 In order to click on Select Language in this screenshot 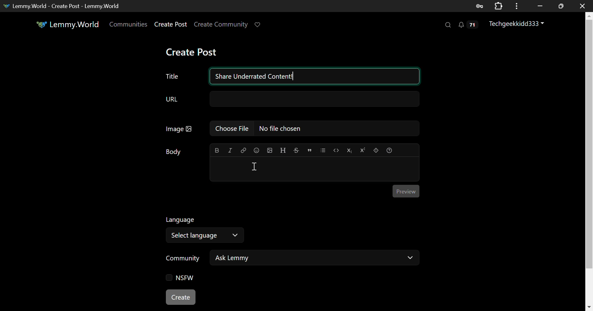, I will do `click(207, 228)`.